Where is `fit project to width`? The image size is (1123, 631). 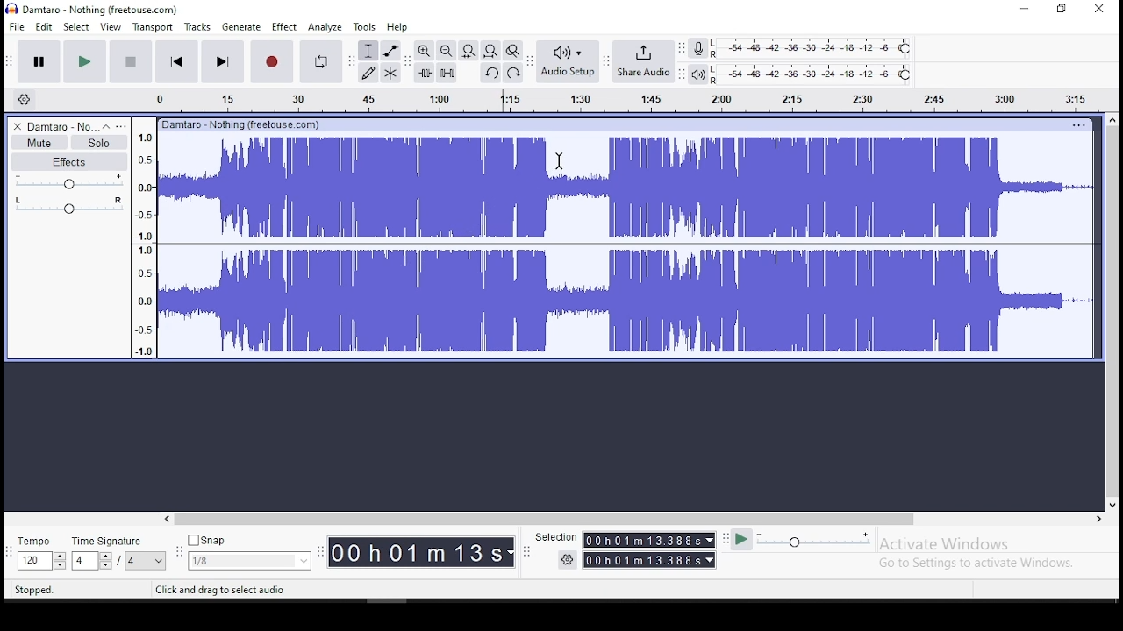 fit project to width is located at coordinates (492, 52).